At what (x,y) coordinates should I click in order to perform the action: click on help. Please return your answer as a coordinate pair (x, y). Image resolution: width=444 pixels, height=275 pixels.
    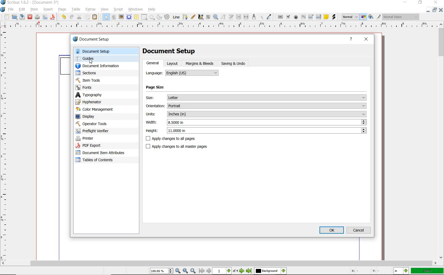
    Looking at the image, I should click on (152, 10).